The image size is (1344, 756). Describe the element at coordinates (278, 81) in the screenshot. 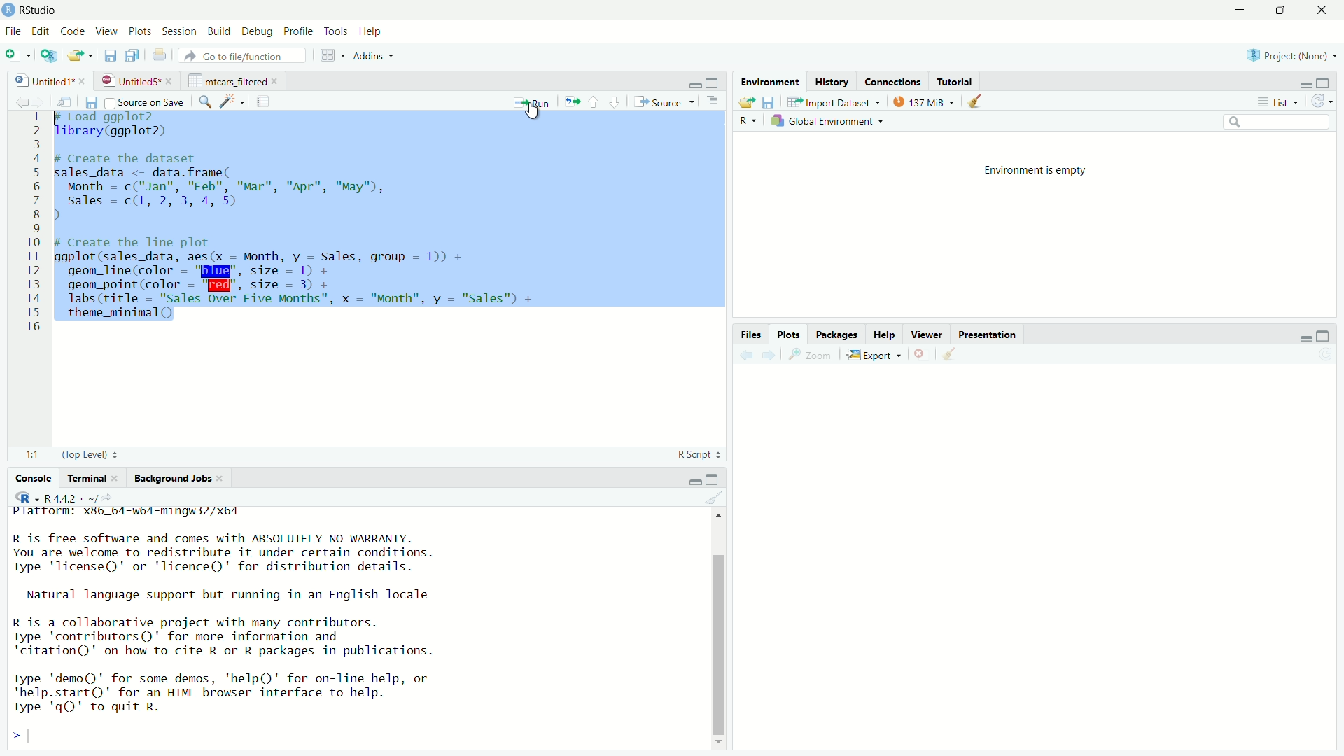

I see `close` at that location.